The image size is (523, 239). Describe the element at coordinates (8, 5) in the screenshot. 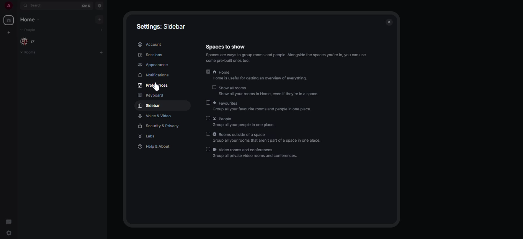

I see `profile` at that location.